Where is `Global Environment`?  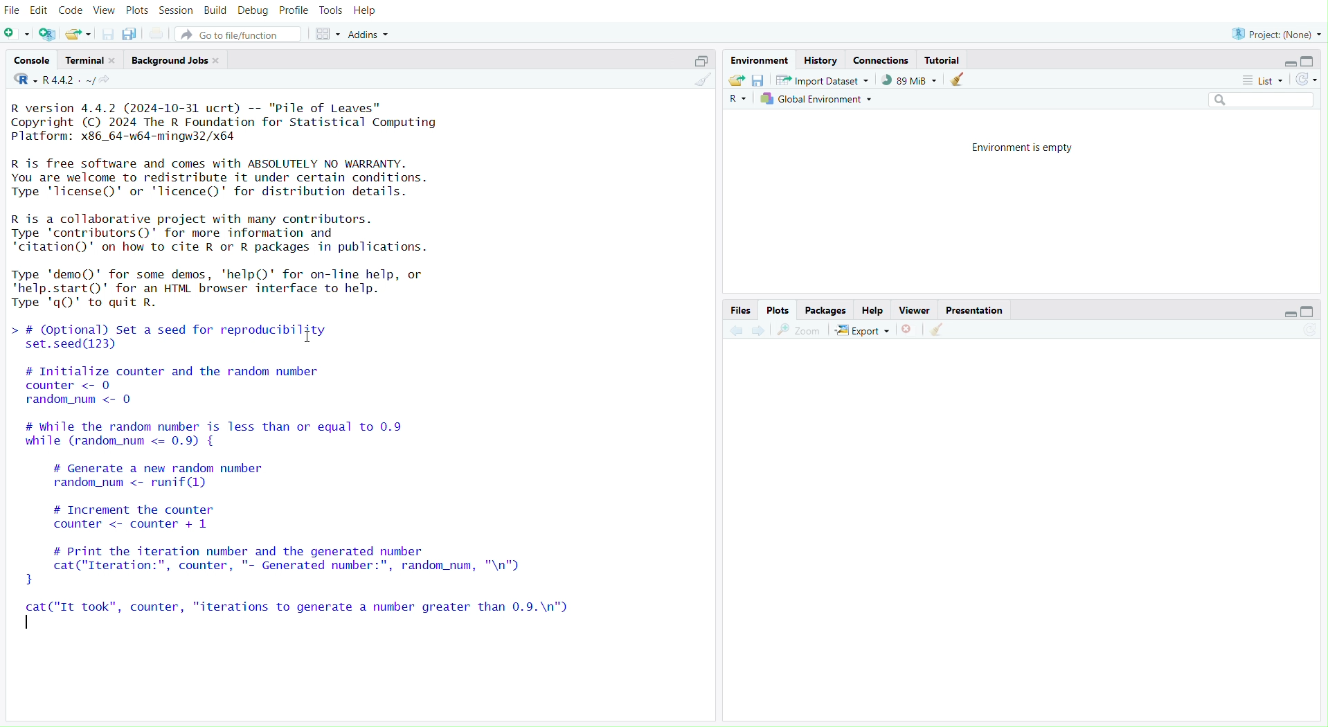 Global Environment is located at coordinates (819, 99).